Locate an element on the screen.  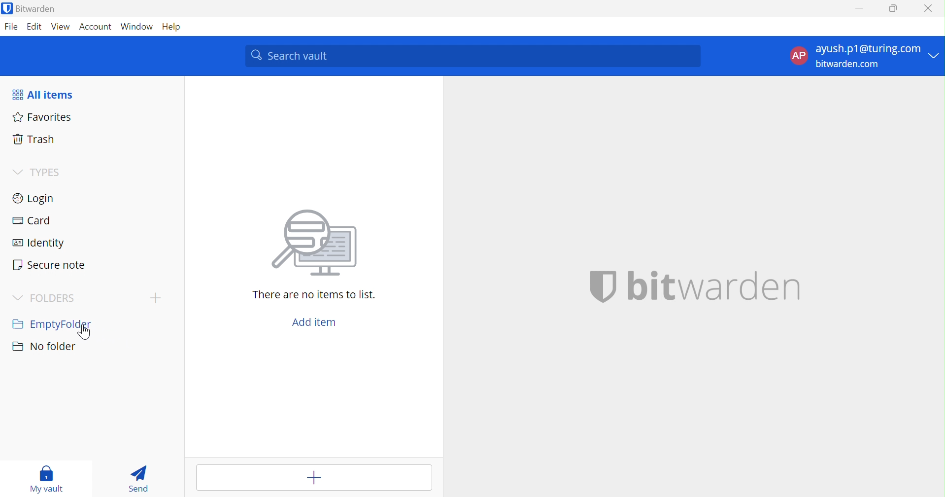
Empty Folder is located at coordinates (53, 325).